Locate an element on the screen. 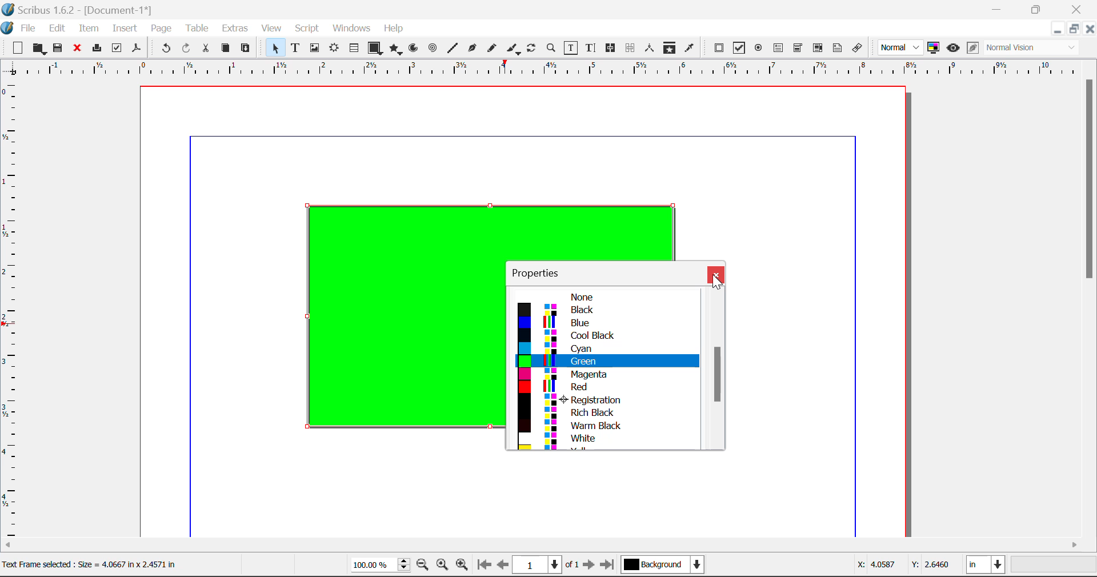 This screenshot has height=577, width=1097. Link Annotation is located at coordinates (856, 48).